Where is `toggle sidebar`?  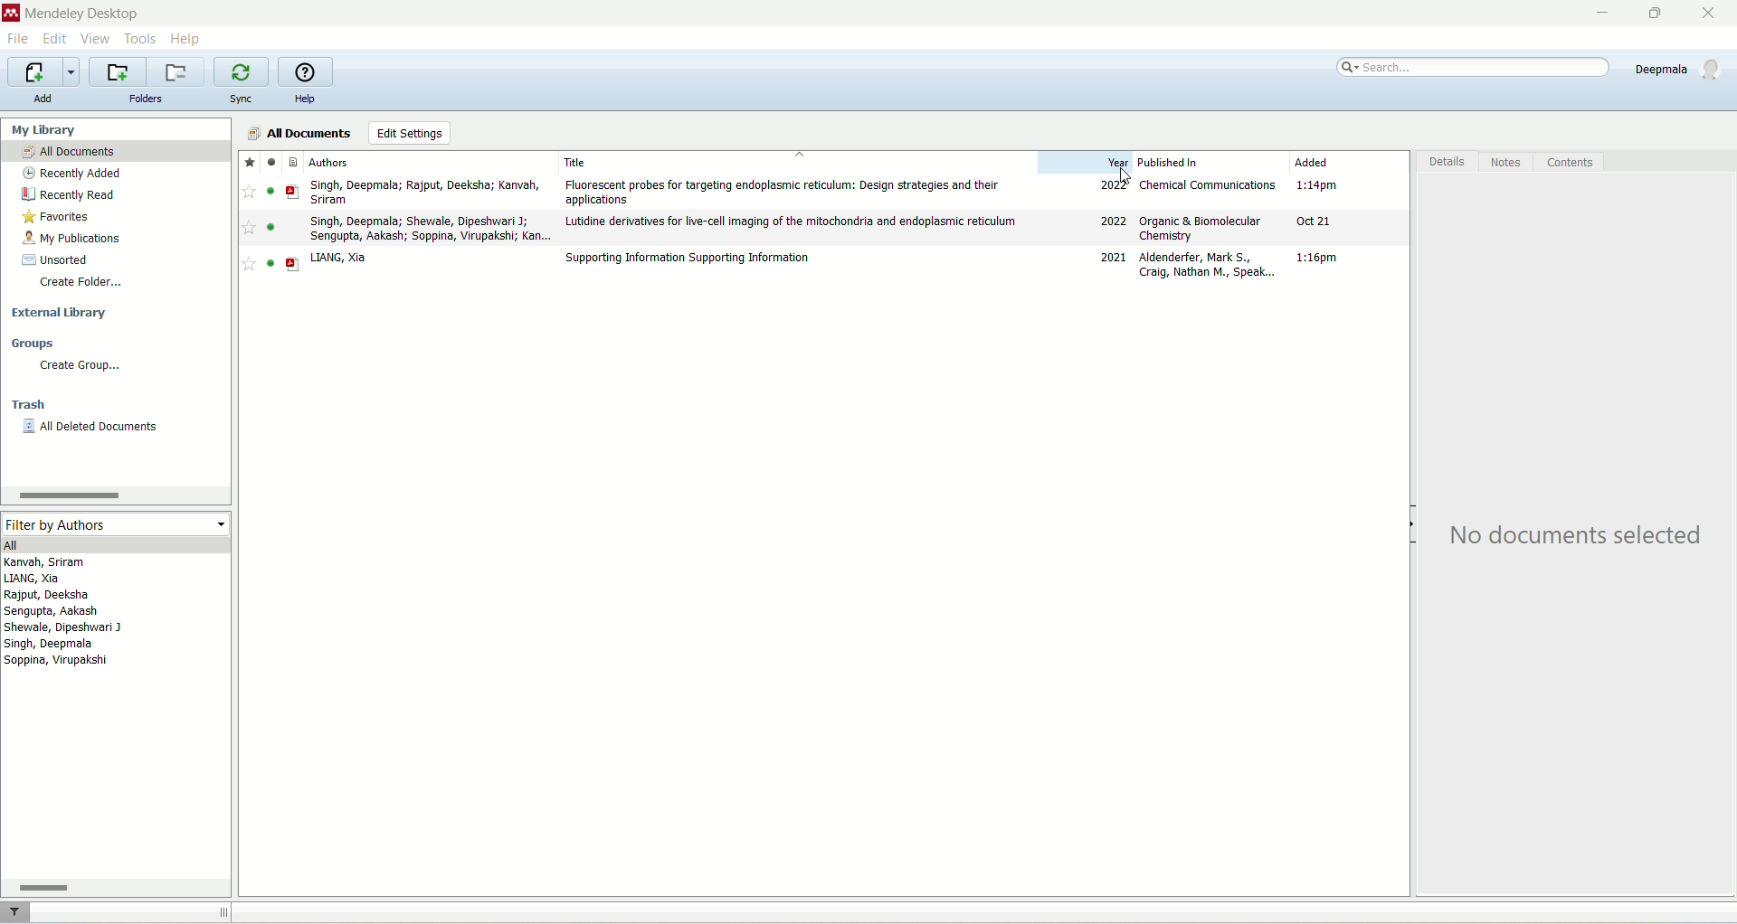
toggle sidebar is located at coordinates (225, 913).